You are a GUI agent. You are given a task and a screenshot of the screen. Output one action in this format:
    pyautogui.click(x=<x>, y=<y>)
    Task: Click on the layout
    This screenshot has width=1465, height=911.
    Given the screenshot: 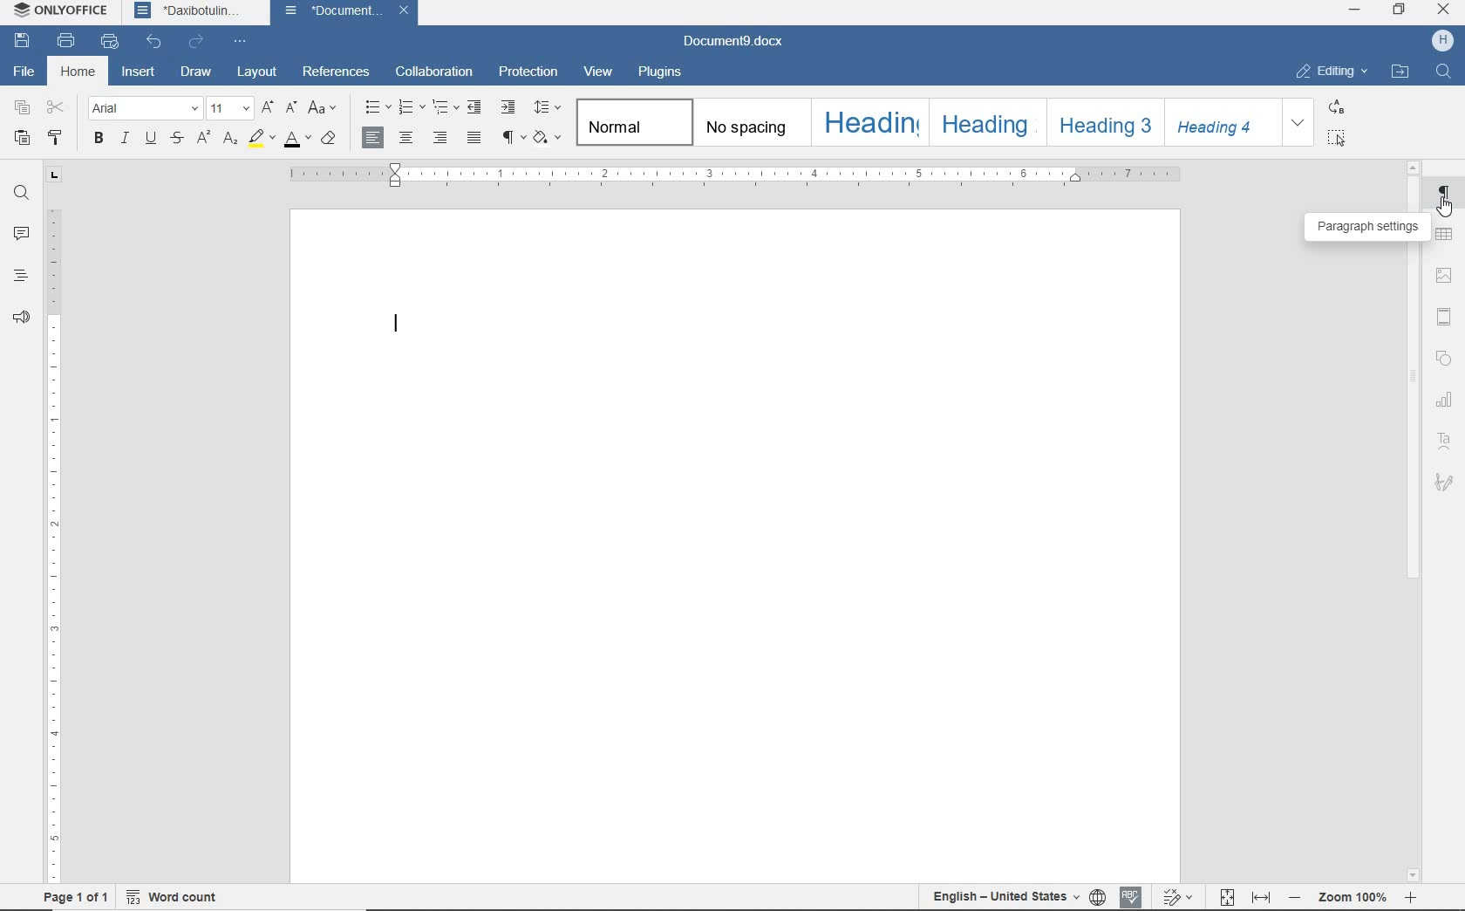 What is the action you would take?
    pyautogui.click(x=259, y=73)
    